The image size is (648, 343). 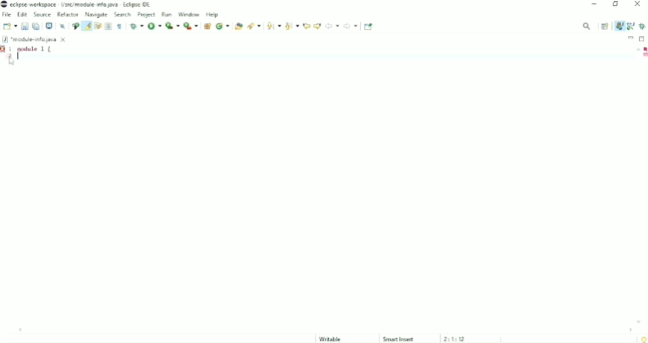 I want to click on Toggle word wrap, so click(x=97, y=26).